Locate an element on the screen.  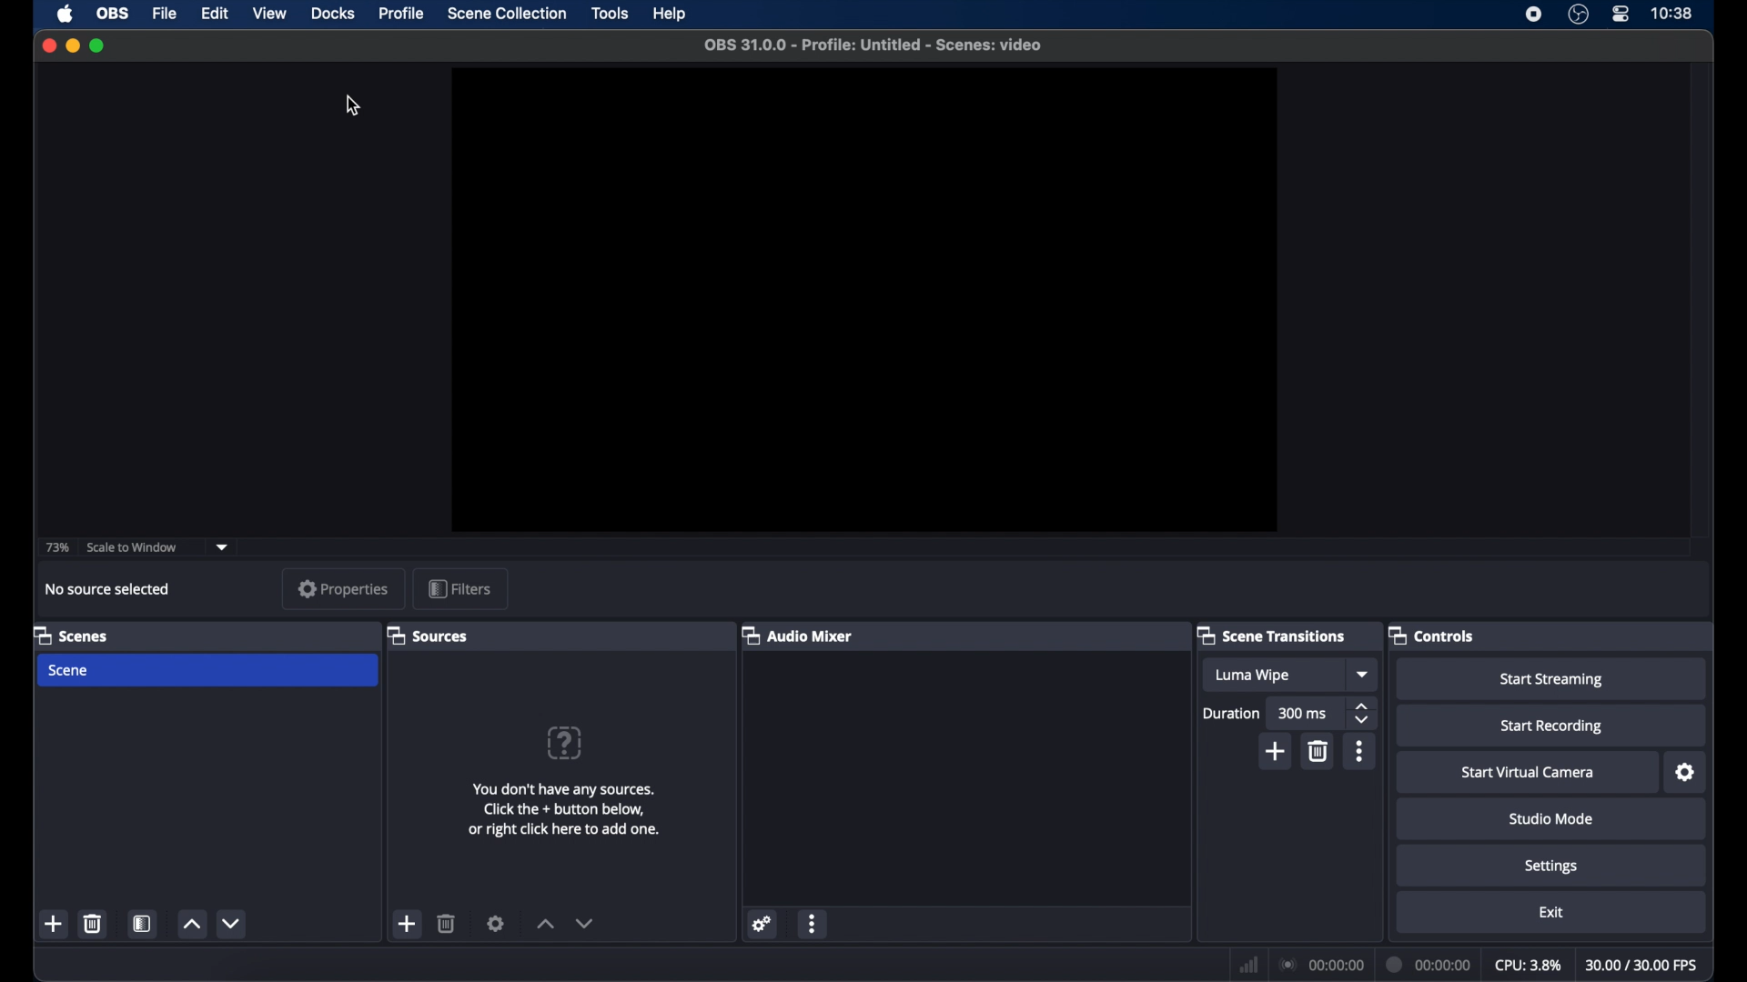
cpu: 3.8% is located at coordinates (1529, 966).